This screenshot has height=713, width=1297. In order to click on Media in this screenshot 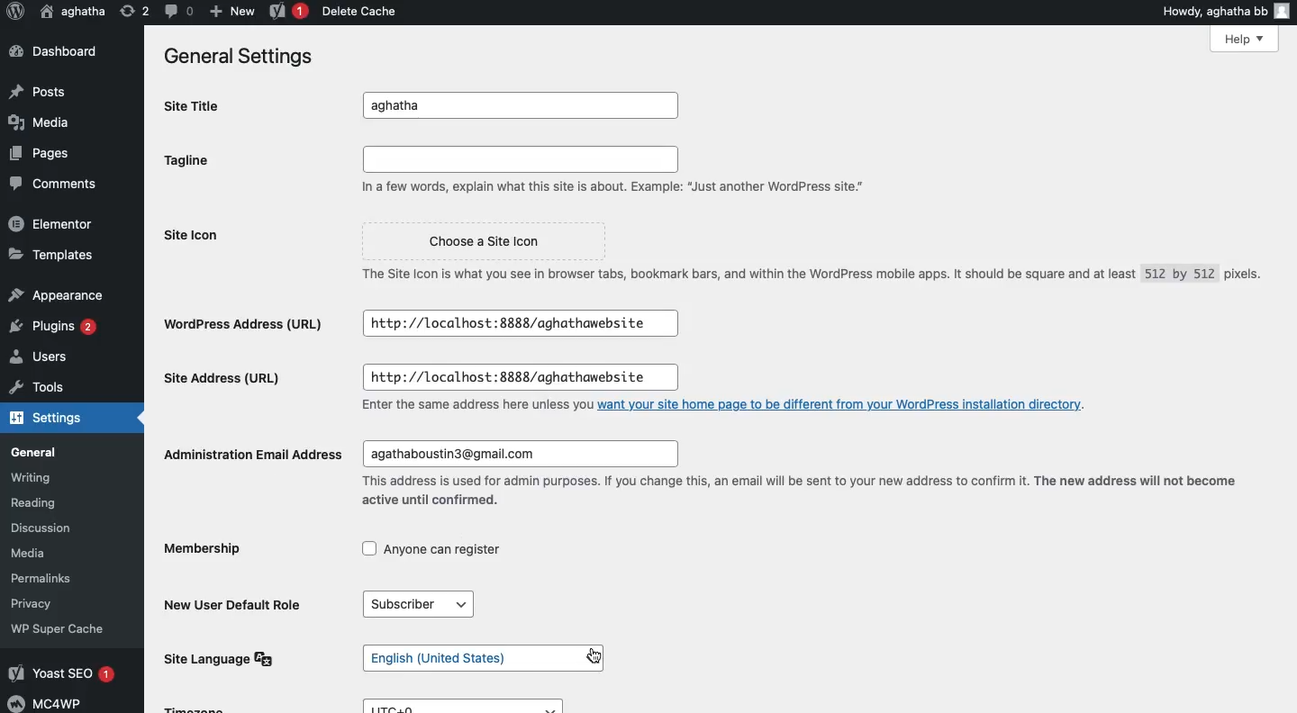, I will do `click(41, 123)`.